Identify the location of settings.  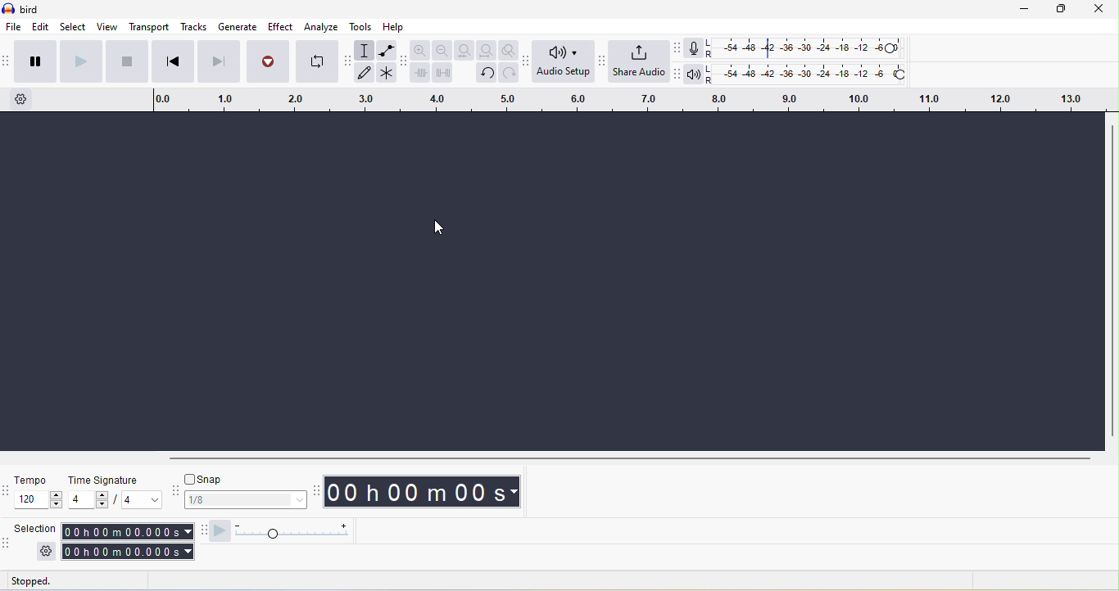
(42, 551).